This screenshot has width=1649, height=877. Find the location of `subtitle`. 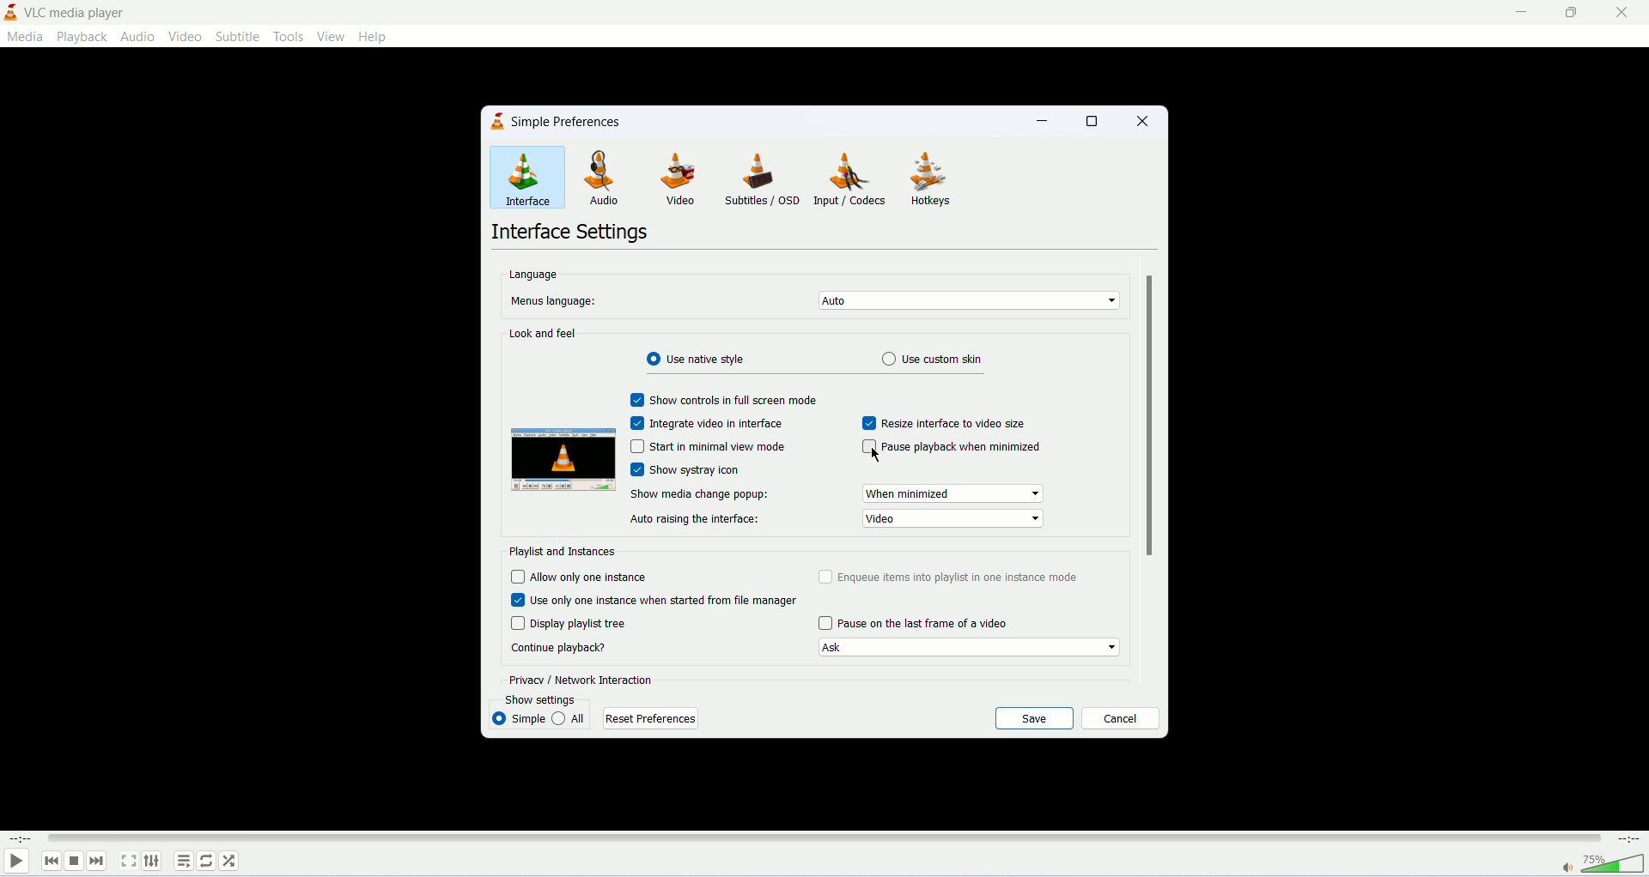

subtitle is located at coordinates (238, 35).